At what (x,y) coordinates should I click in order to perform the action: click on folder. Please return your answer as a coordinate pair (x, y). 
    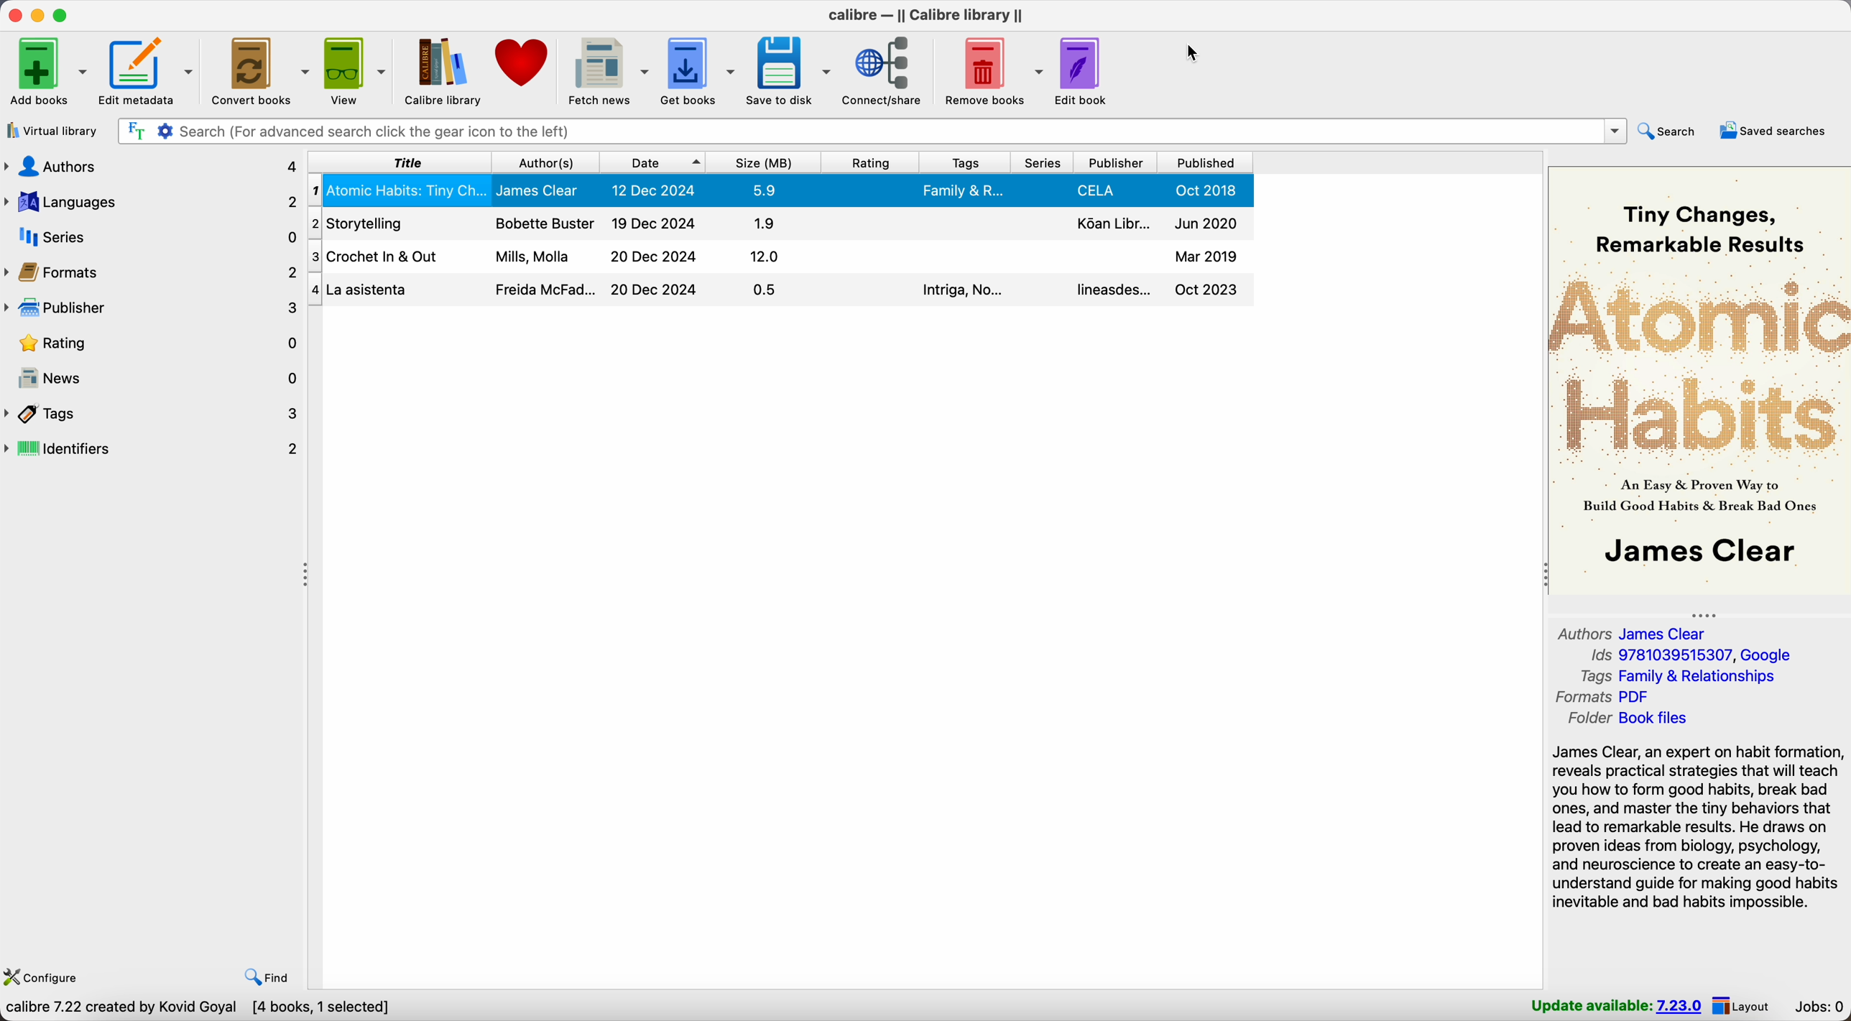
    Looking at the image, I should click on (1626, 720).